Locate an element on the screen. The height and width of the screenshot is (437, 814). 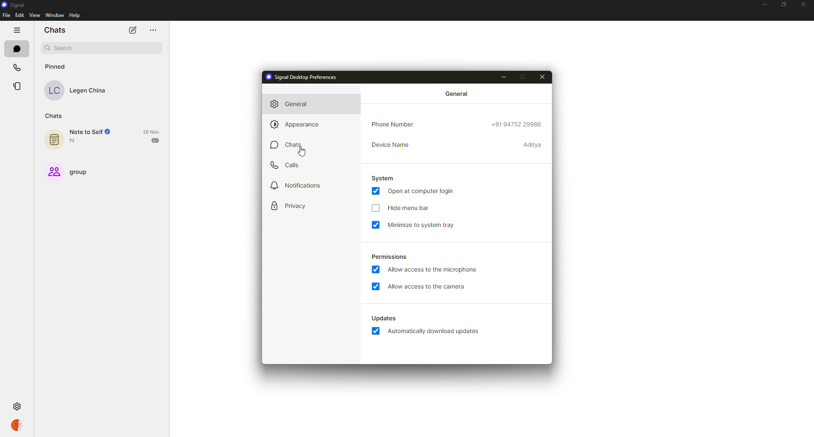
device name is located at coordinates (388, 144).